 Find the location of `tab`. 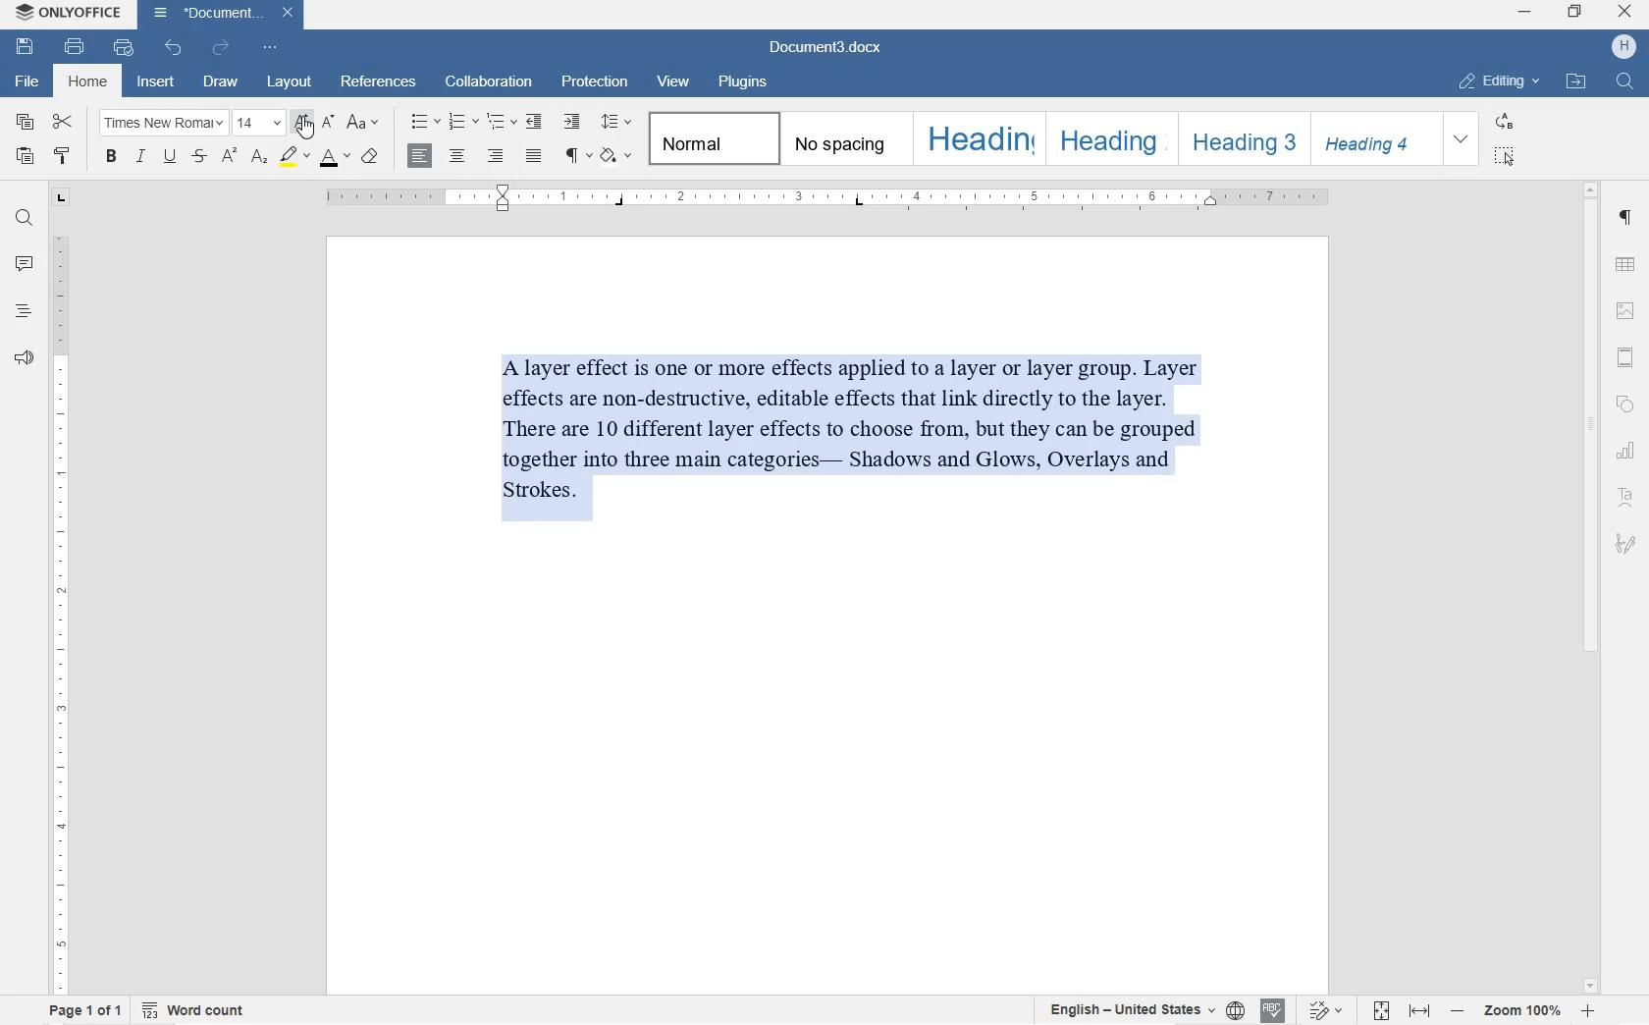

tab is located at coordinates (61, 198).